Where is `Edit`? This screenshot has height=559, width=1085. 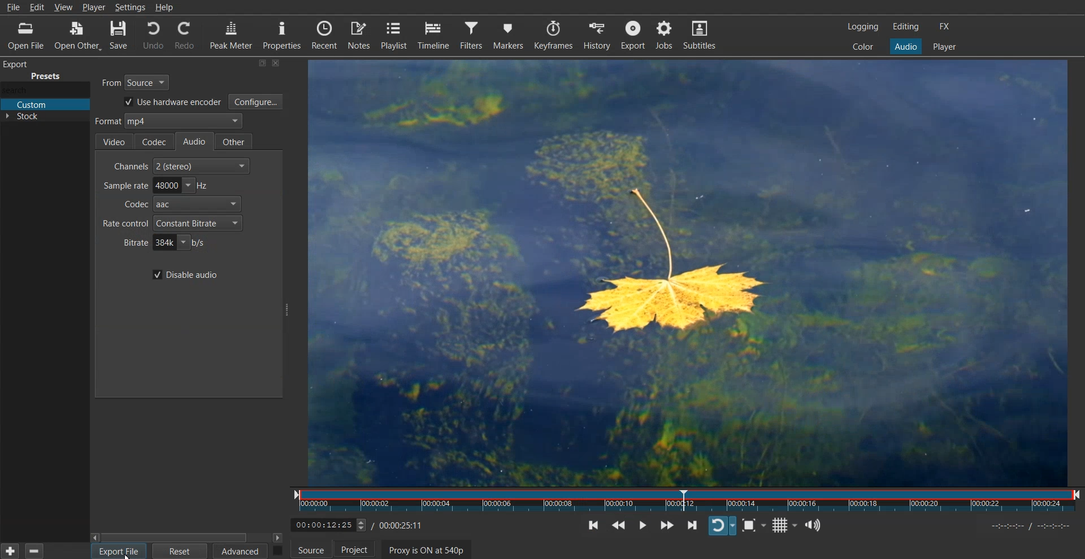 Edit is located at coordinates (38, 6).